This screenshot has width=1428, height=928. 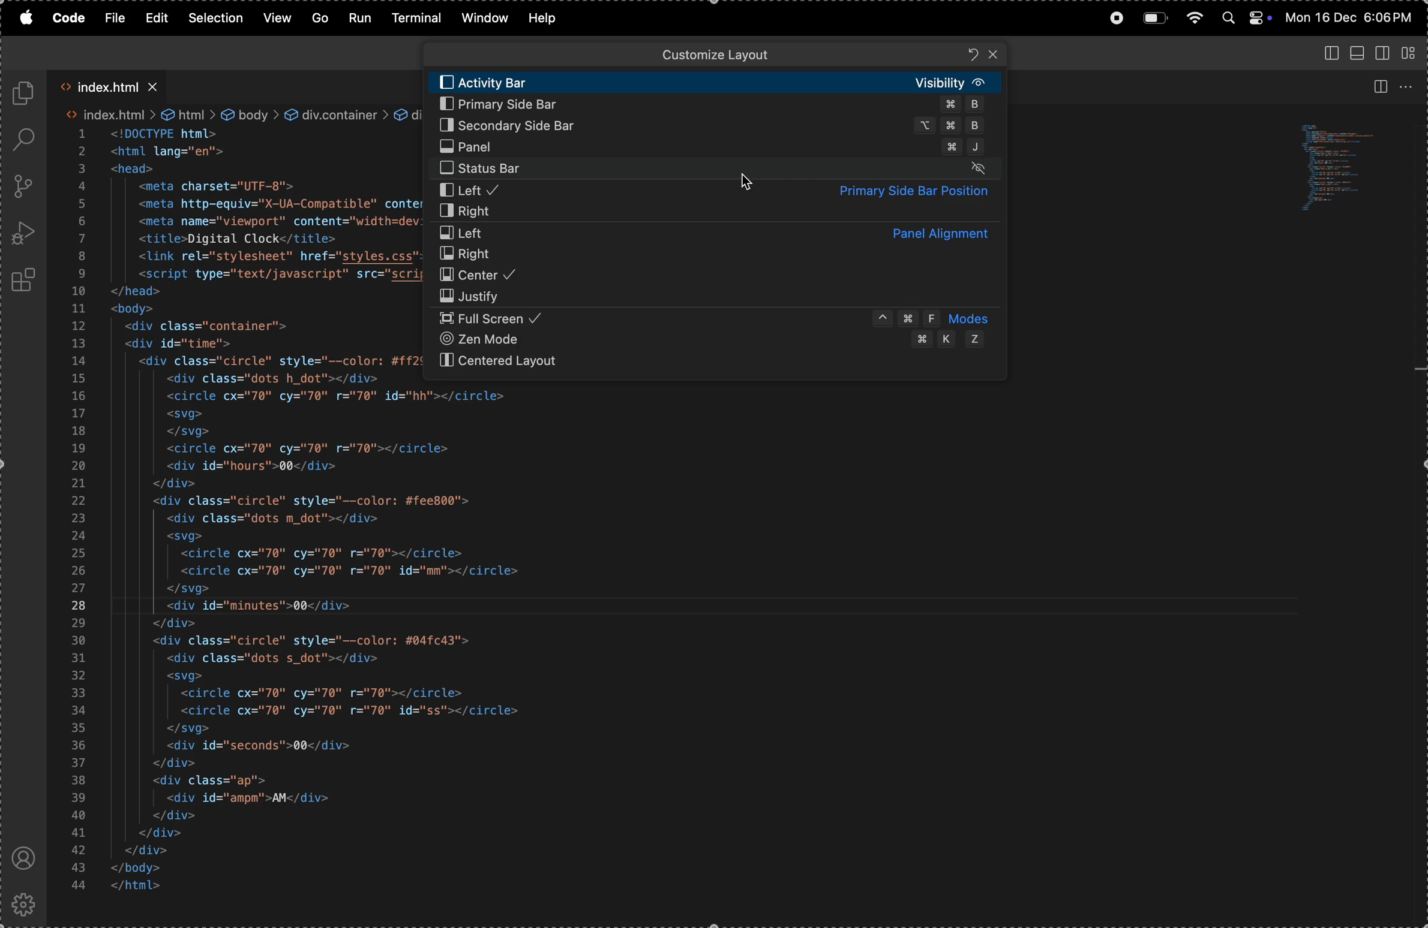 What do you see at coordinates (1244, 19) in the screenshot?
I see `apple widgets` at bounding box center [1244, 19].